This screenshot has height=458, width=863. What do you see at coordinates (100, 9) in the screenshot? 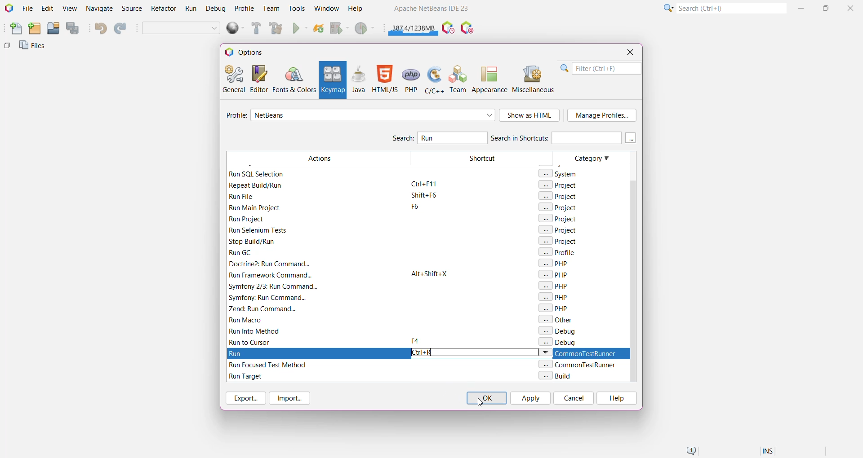
I see `Navigate` at bounding box center [100, 9].